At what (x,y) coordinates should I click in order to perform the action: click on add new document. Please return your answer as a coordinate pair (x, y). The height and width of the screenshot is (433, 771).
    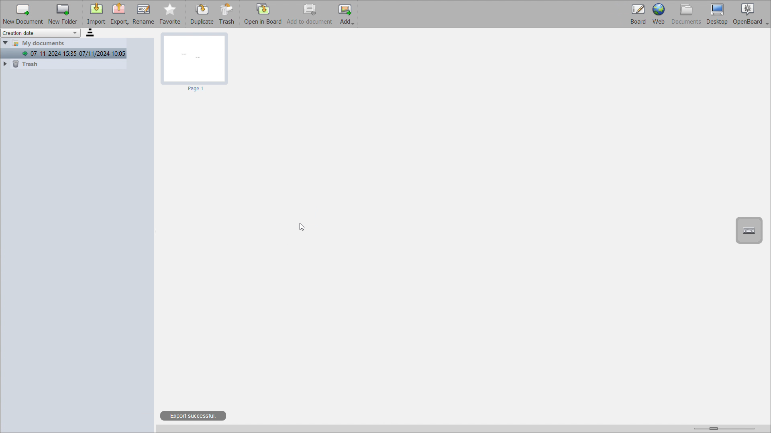
    Looking at the image, I should click on (23, 14).